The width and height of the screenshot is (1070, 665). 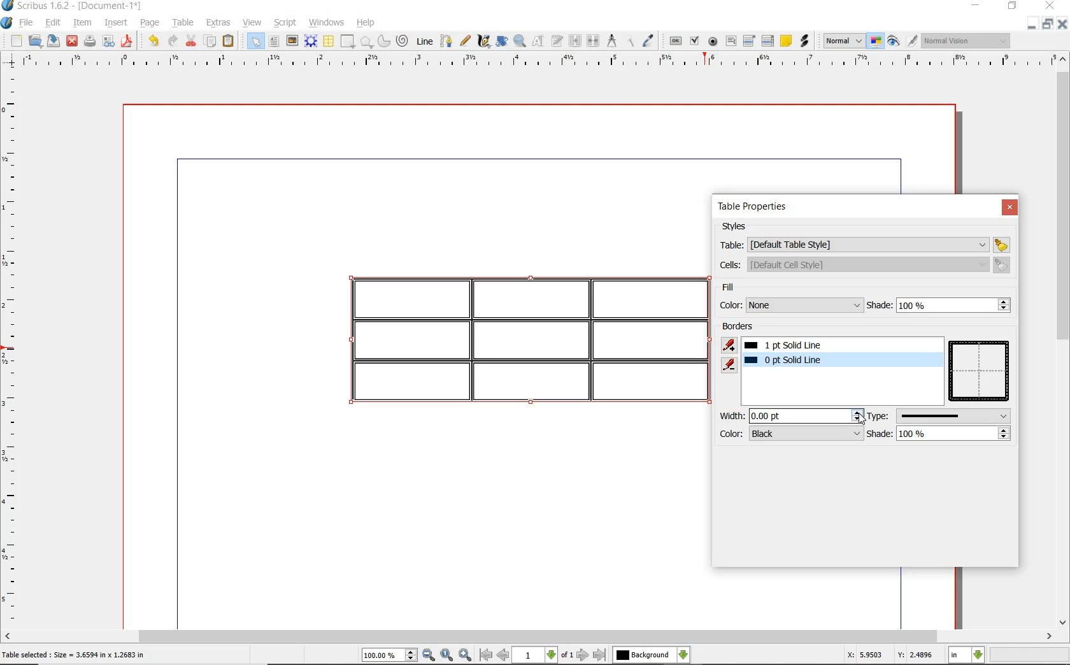 I want to click on fill, so click(x=746, y=289).